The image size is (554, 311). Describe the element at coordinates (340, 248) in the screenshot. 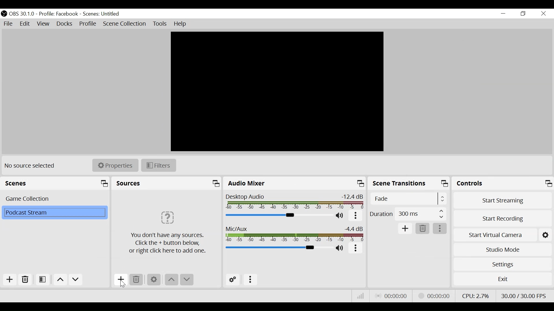

I see `(un)mute` at that location.